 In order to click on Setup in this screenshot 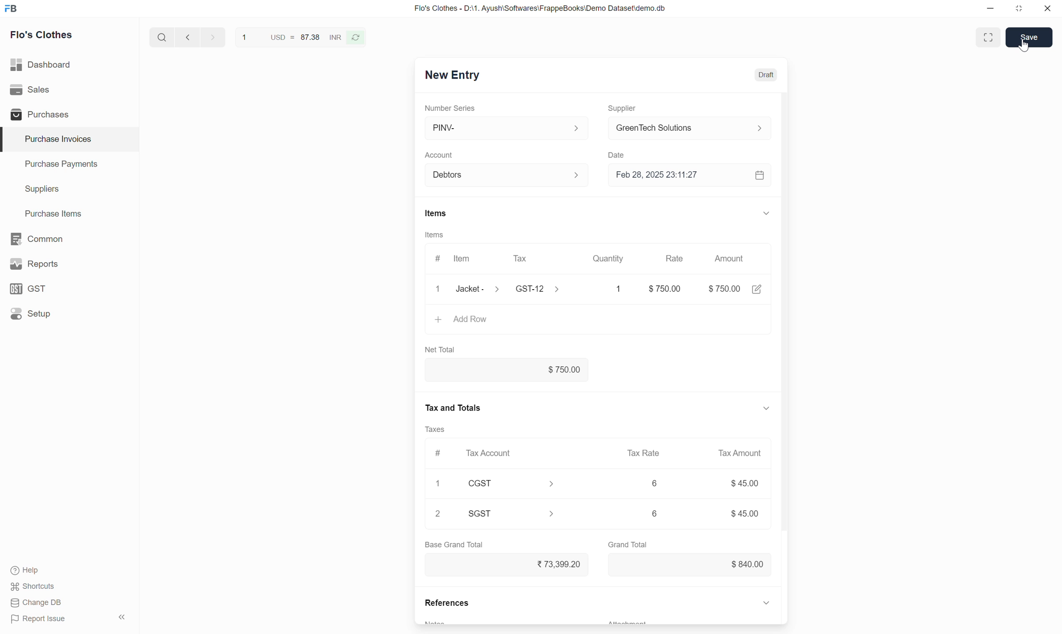, I will do `click(68, 314)`.